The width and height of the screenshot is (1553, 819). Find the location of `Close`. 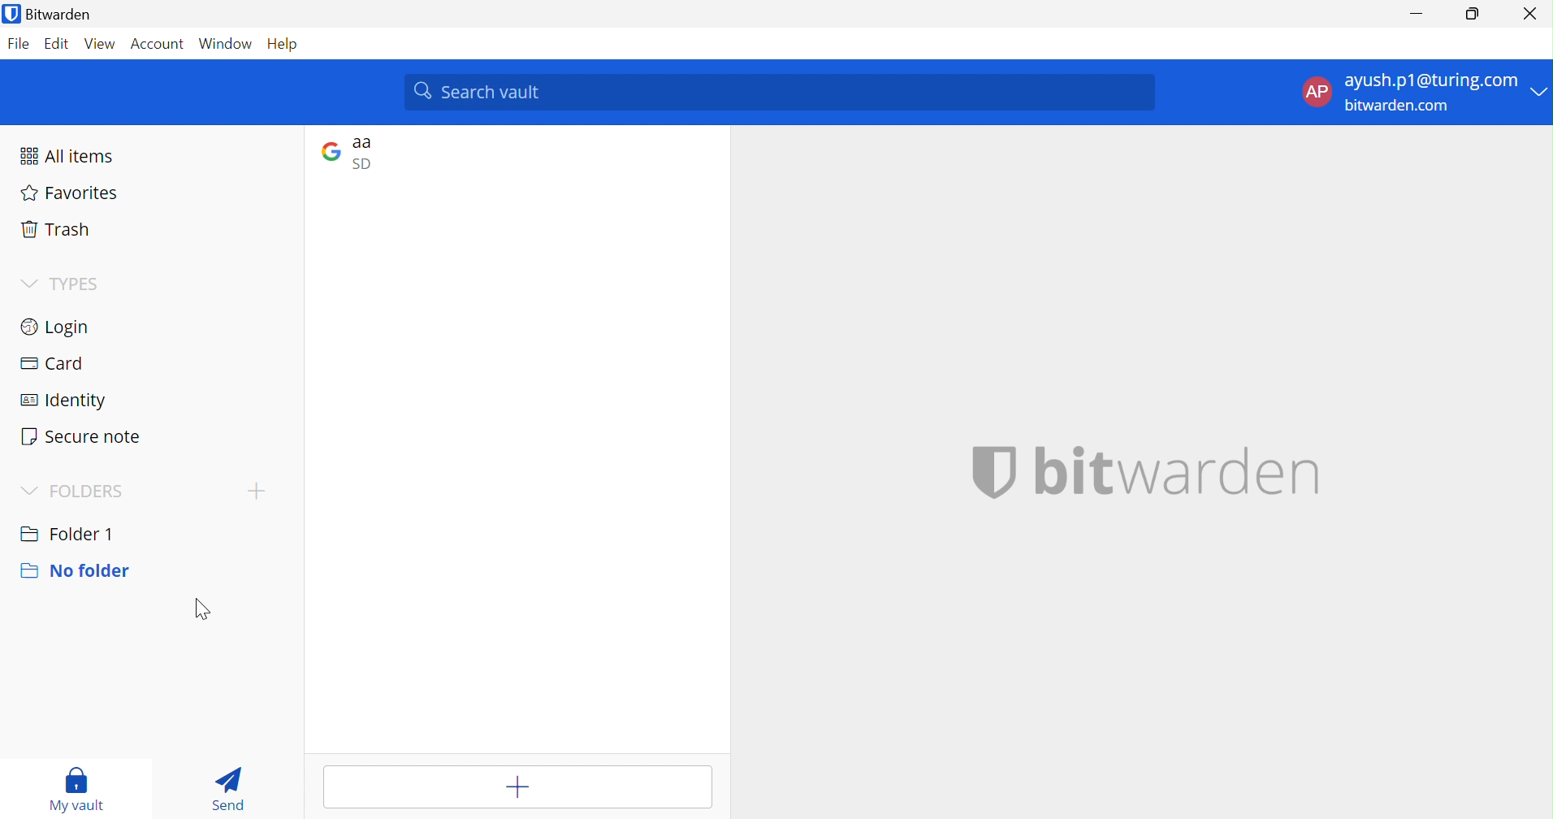

Close is located at coordinates (1534, 15).